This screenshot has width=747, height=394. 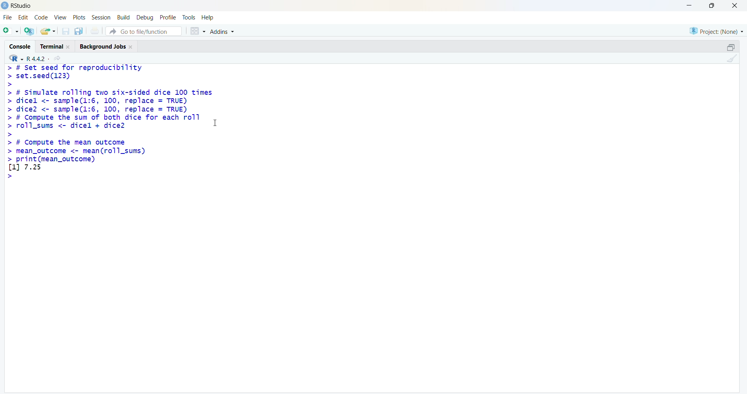 I want to click on minimise, so click(x=690, y=5).